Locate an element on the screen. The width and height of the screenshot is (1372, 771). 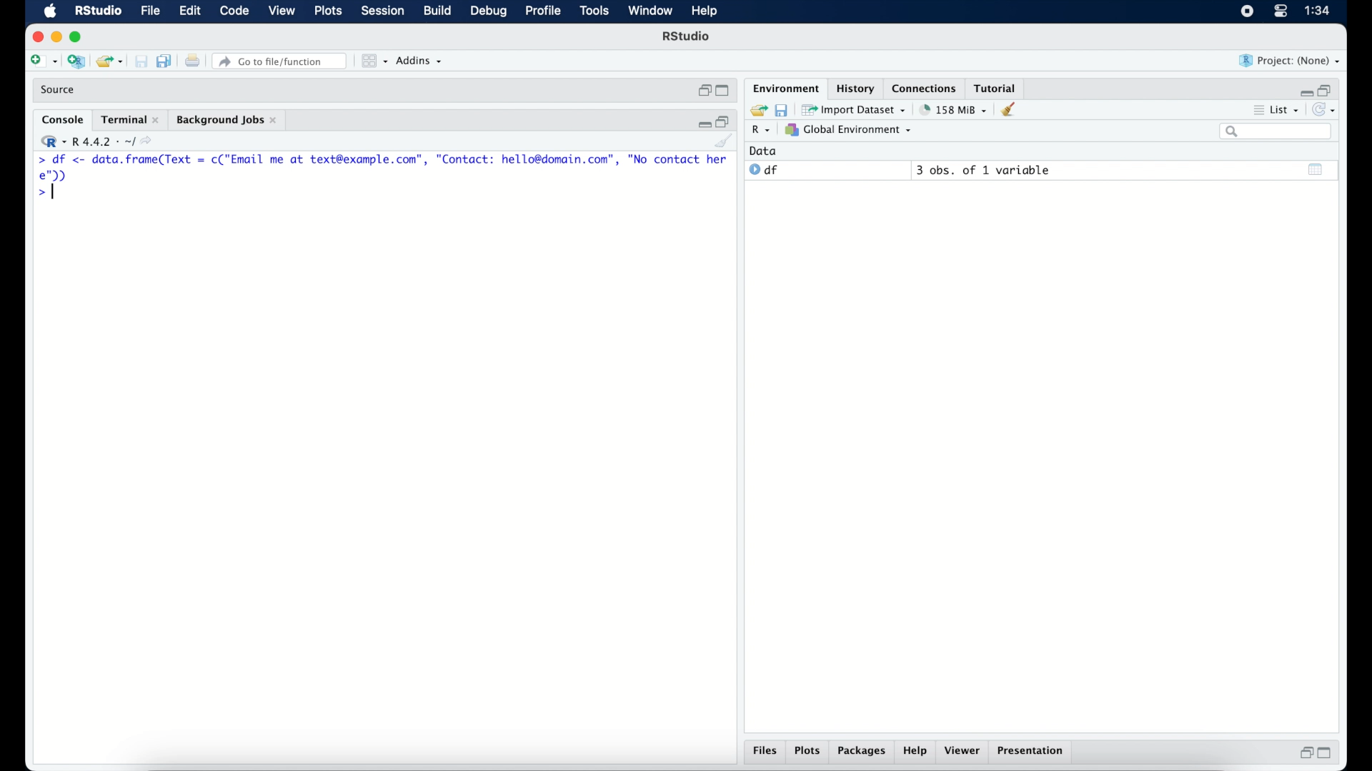
plots is located at coordinates (807, 750).